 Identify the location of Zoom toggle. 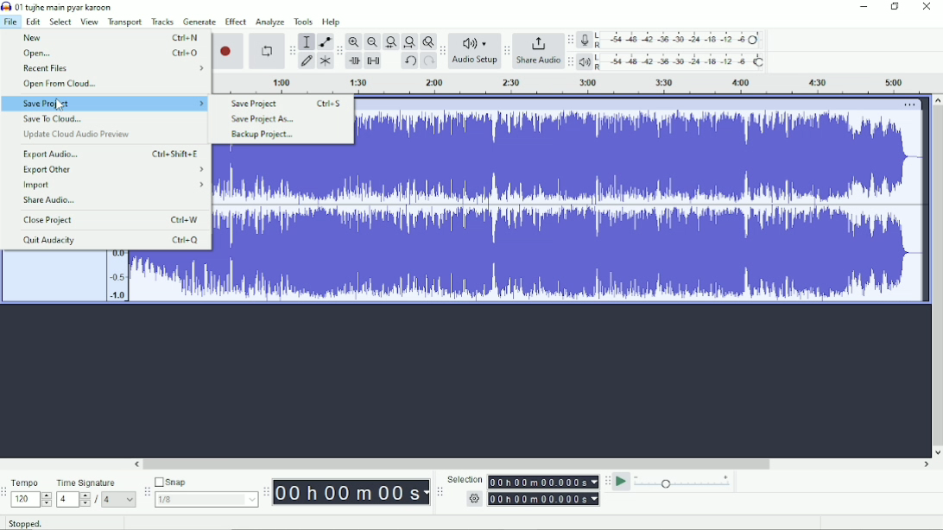
(427, 41).